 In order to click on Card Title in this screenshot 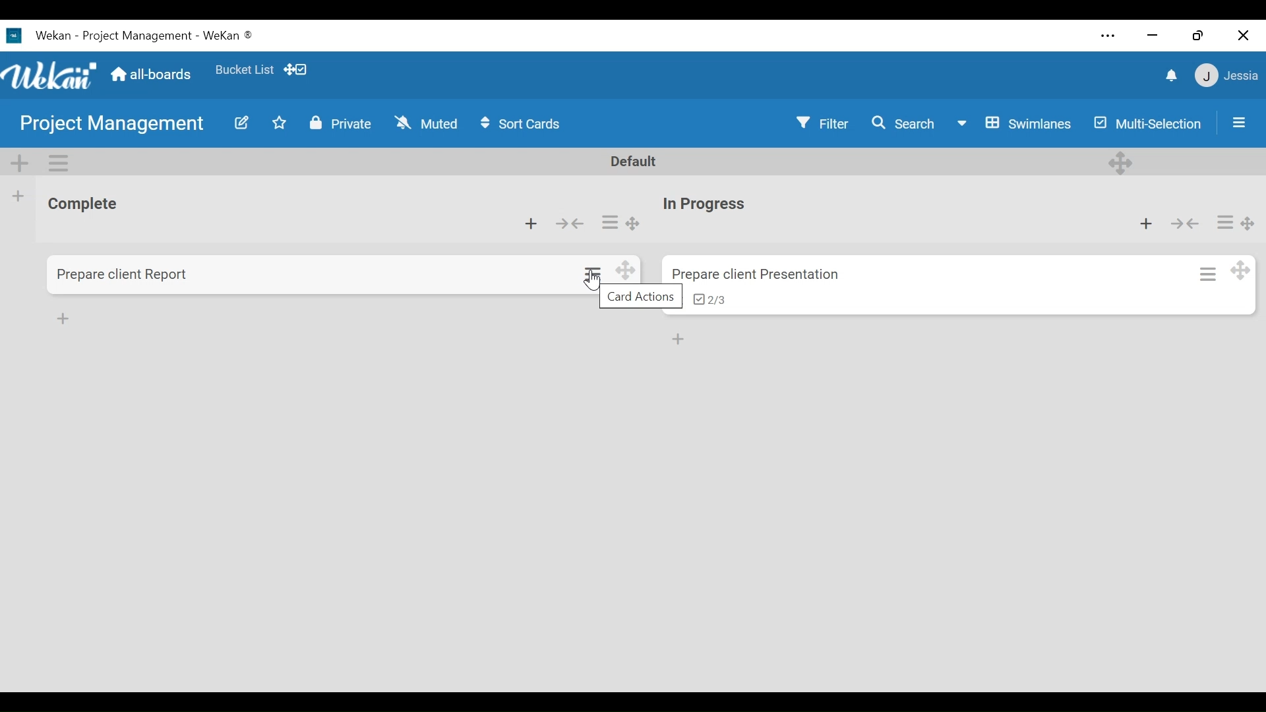, I will do `click(123, 274)`.